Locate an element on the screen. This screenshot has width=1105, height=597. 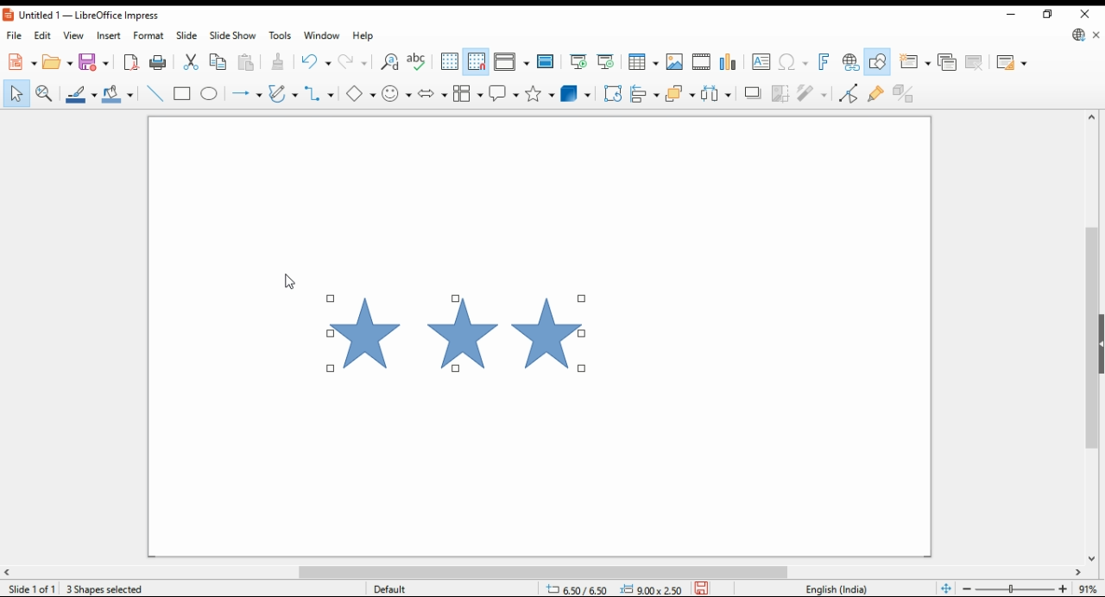
flowchart is located at coordinates (467, 93).